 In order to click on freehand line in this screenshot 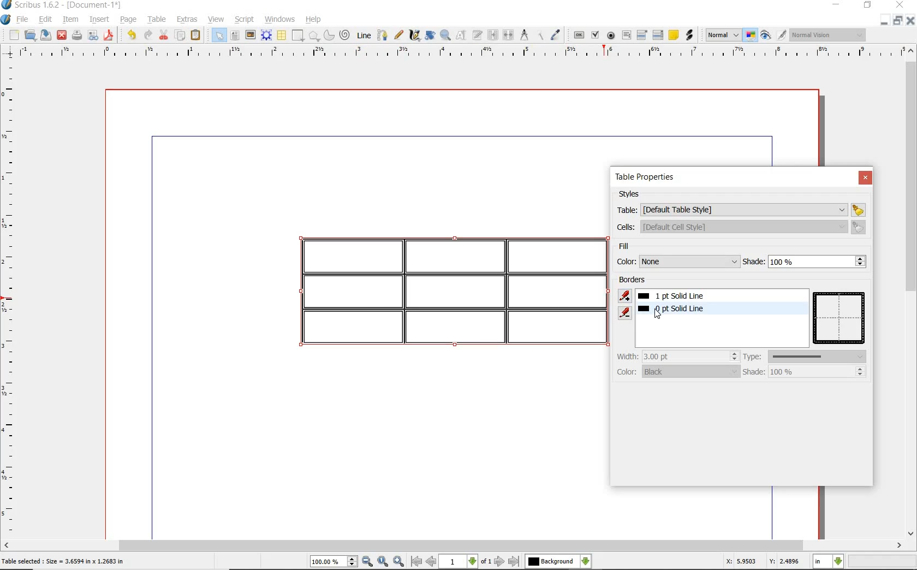, I will do `click(399, 36)`.